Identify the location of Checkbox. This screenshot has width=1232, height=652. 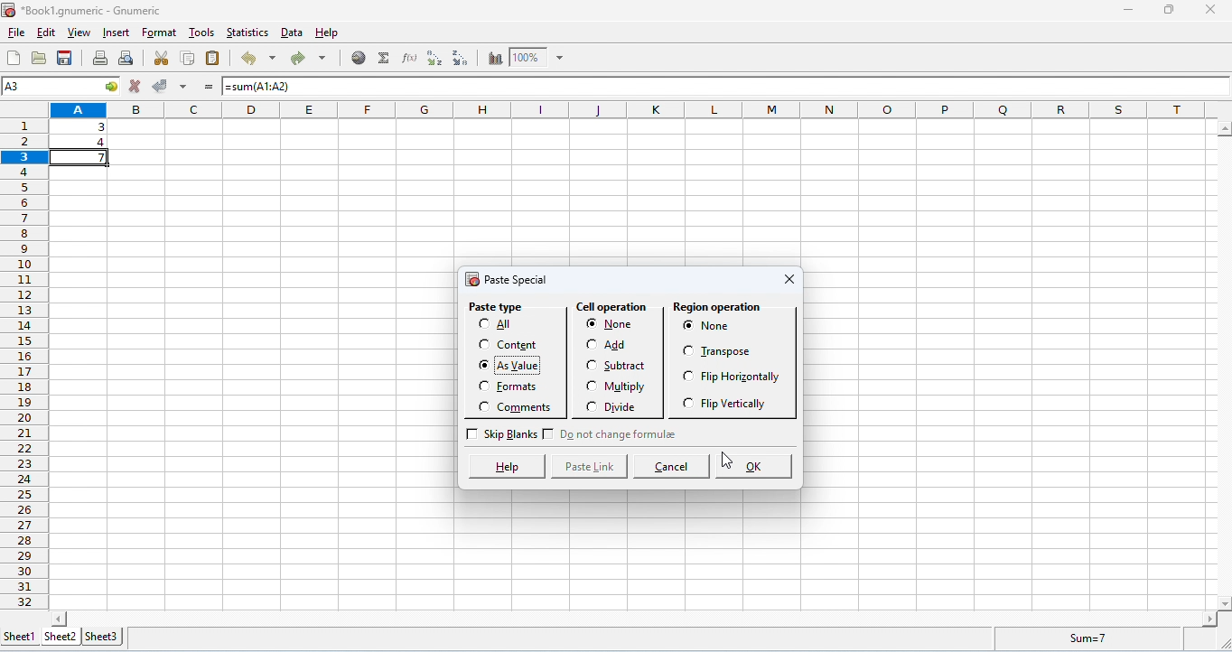
(686, 349).